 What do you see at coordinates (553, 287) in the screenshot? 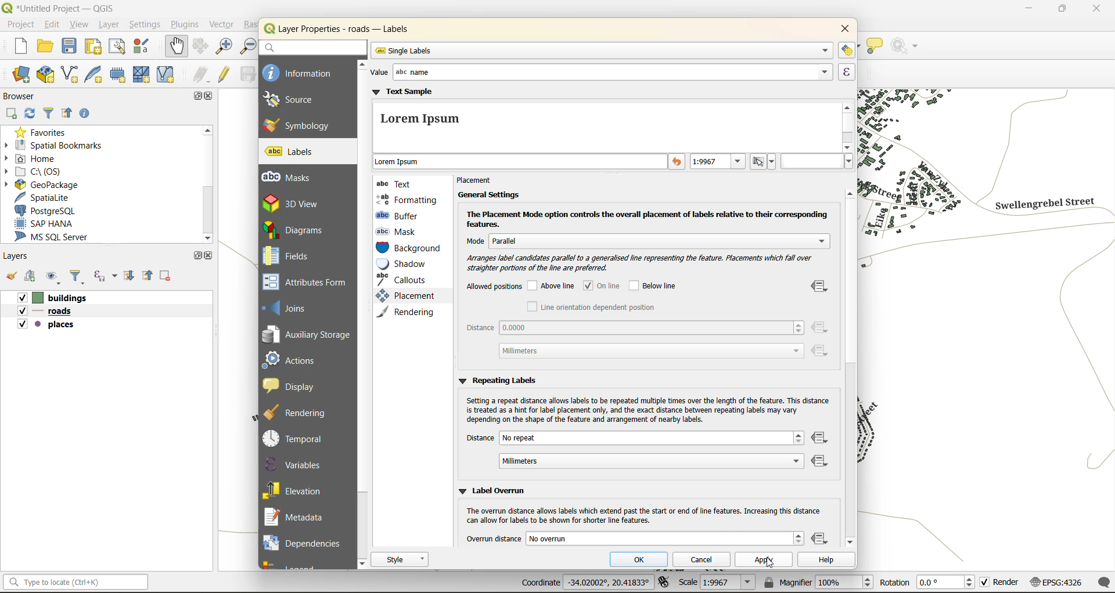
I see `above line unchecked` at bounding box center [553, 287].